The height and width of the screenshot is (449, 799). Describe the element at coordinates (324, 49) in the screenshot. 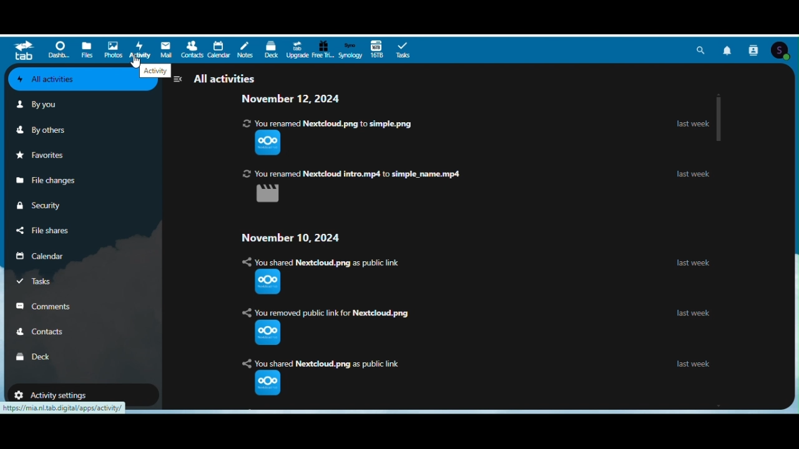

I see `Free trial` at that location.